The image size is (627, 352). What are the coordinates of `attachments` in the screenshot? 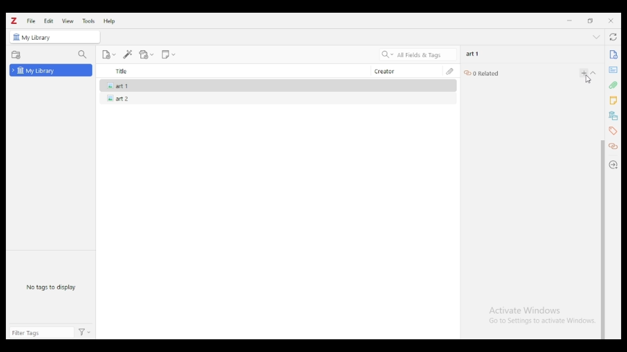 It's located at (450, 71).